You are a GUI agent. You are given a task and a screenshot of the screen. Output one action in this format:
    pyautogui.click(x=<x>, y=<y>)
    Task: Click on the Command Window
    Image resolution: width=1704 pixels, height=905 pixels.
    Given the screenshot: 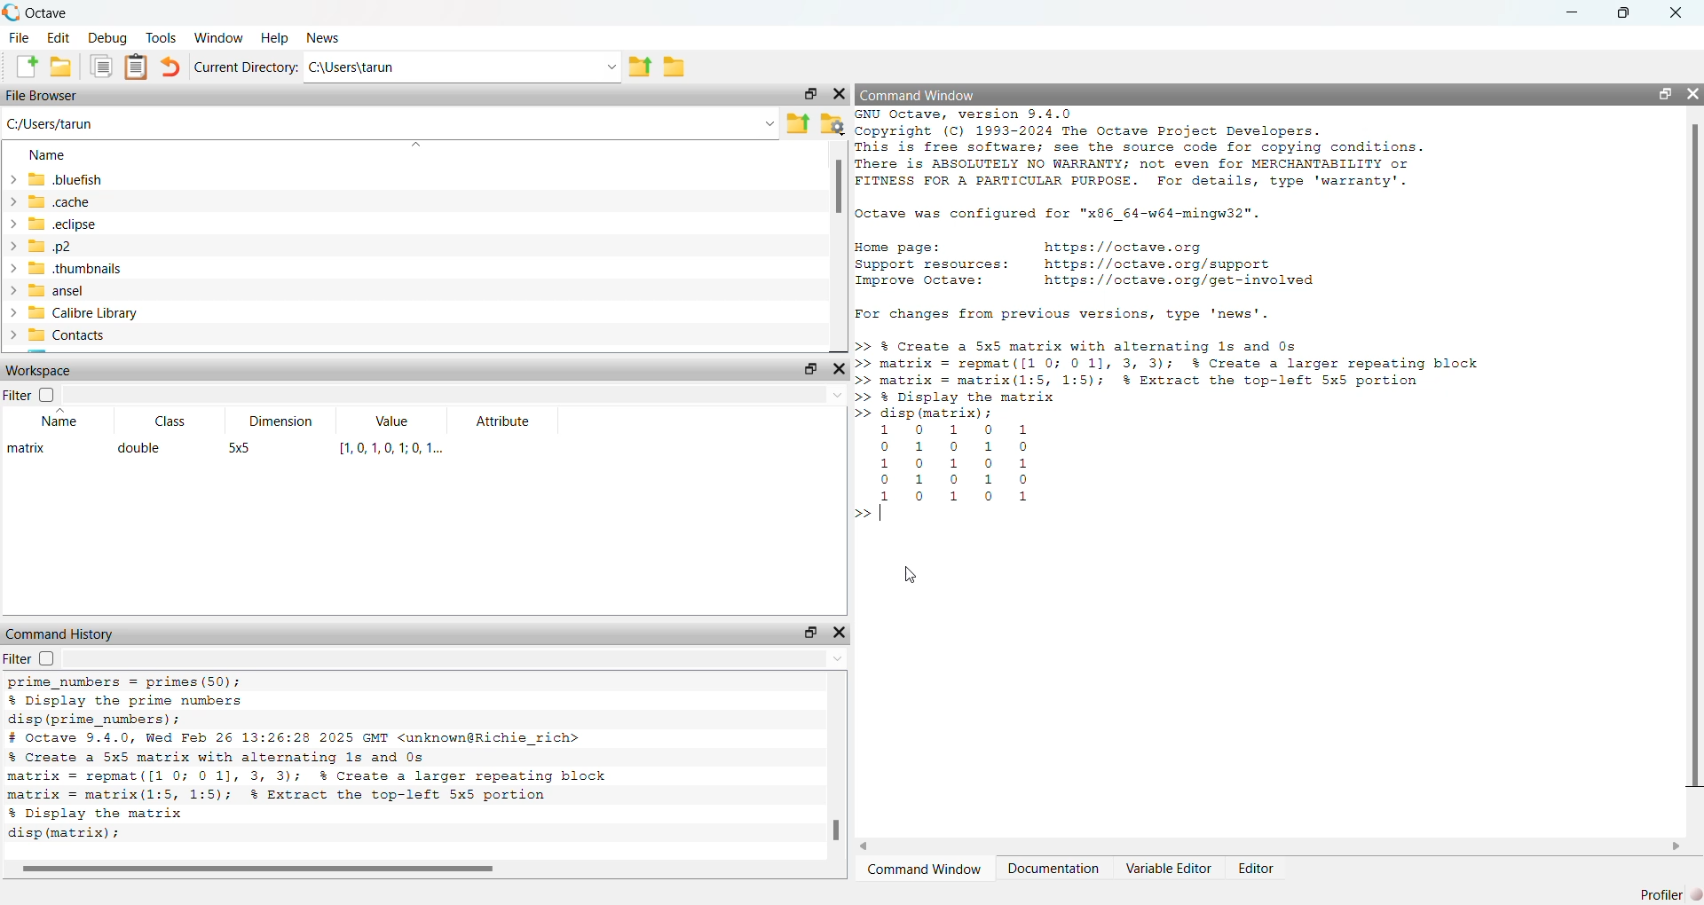 What is the action you would take?
    pyautogui.click(x=925, y=868)
    